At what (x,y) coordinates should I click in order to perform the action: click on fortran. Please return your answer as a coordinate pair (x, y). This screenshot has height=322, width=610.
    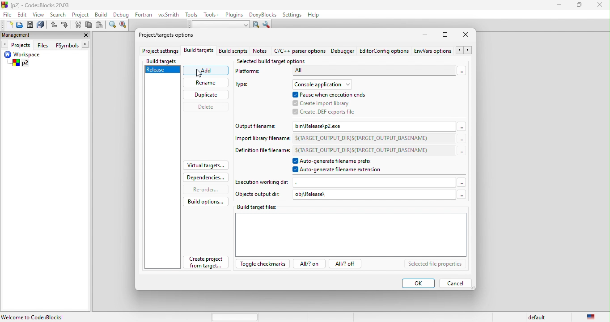
    Looking at the image, I should click on (144, 14).